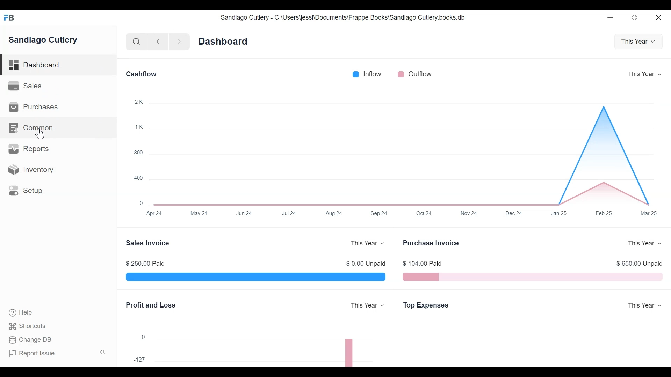 This screenshot has width=671, height=377. What do you see at coordinates (24, 326) in the screenshot?
I see `Shortcuts` at bounding box center [24, 326].